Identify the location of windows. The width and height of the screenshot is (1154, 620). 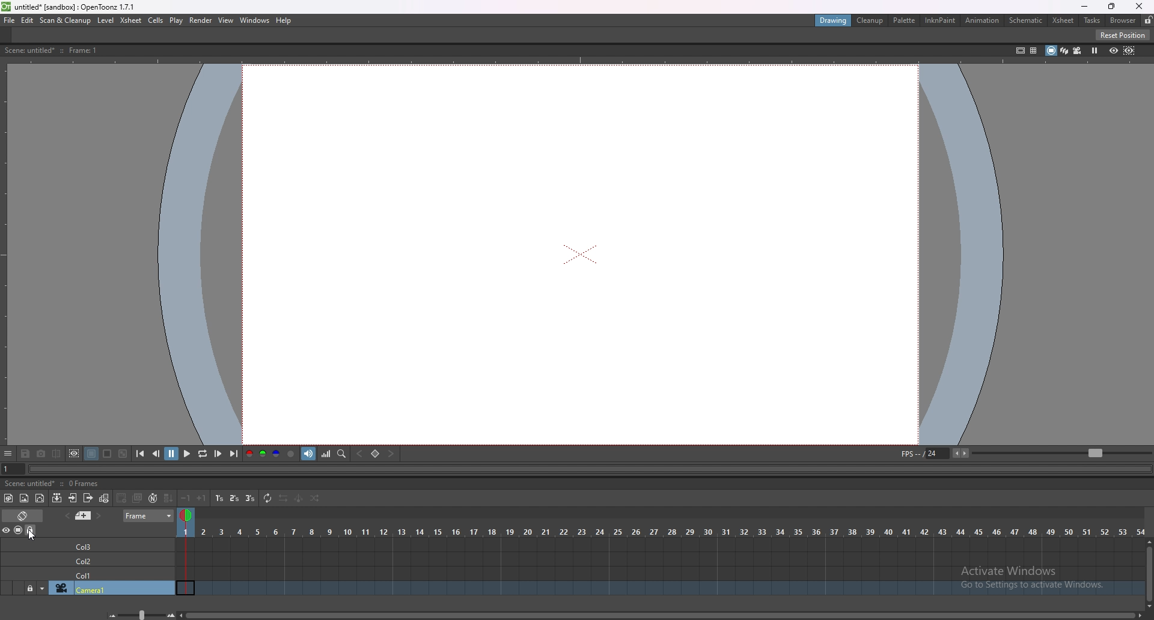
(255, 20).